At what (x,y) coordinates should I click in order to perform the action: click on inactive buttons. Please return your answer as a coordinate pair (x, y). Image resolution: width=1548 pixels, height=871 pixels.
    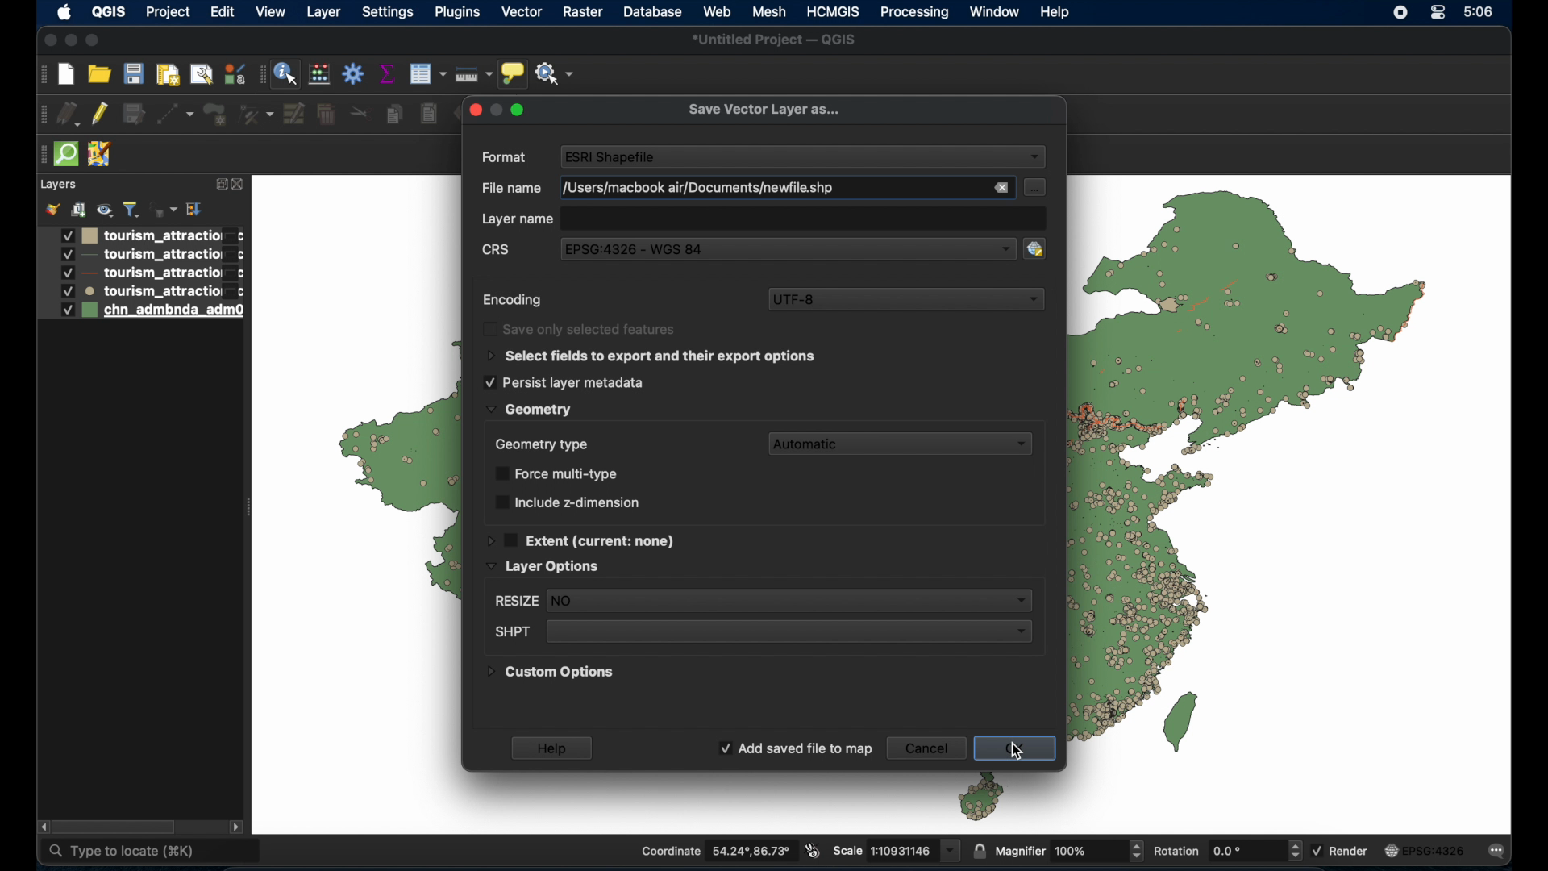
    Looking at the image, I should click on (496, 109).